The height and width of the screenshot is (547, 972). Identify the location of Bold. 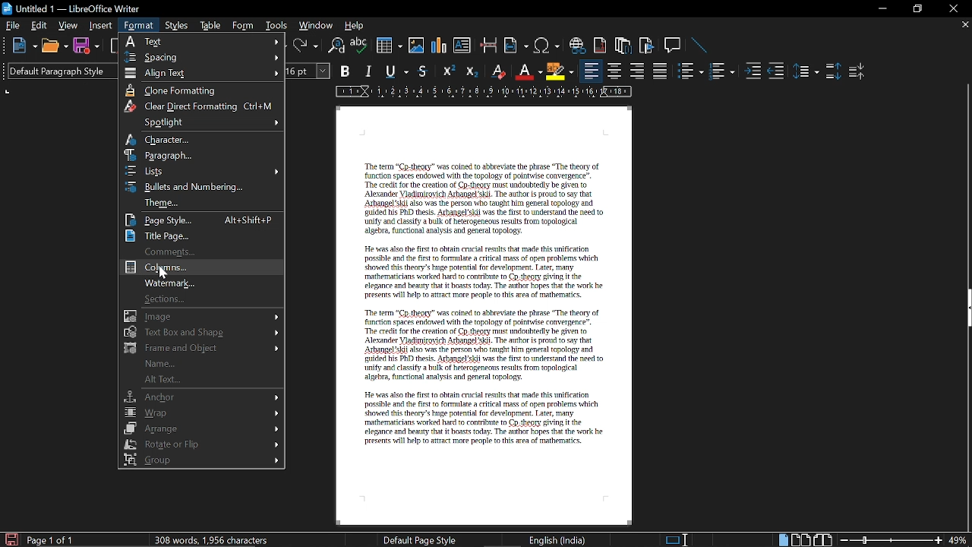
(346, 71).